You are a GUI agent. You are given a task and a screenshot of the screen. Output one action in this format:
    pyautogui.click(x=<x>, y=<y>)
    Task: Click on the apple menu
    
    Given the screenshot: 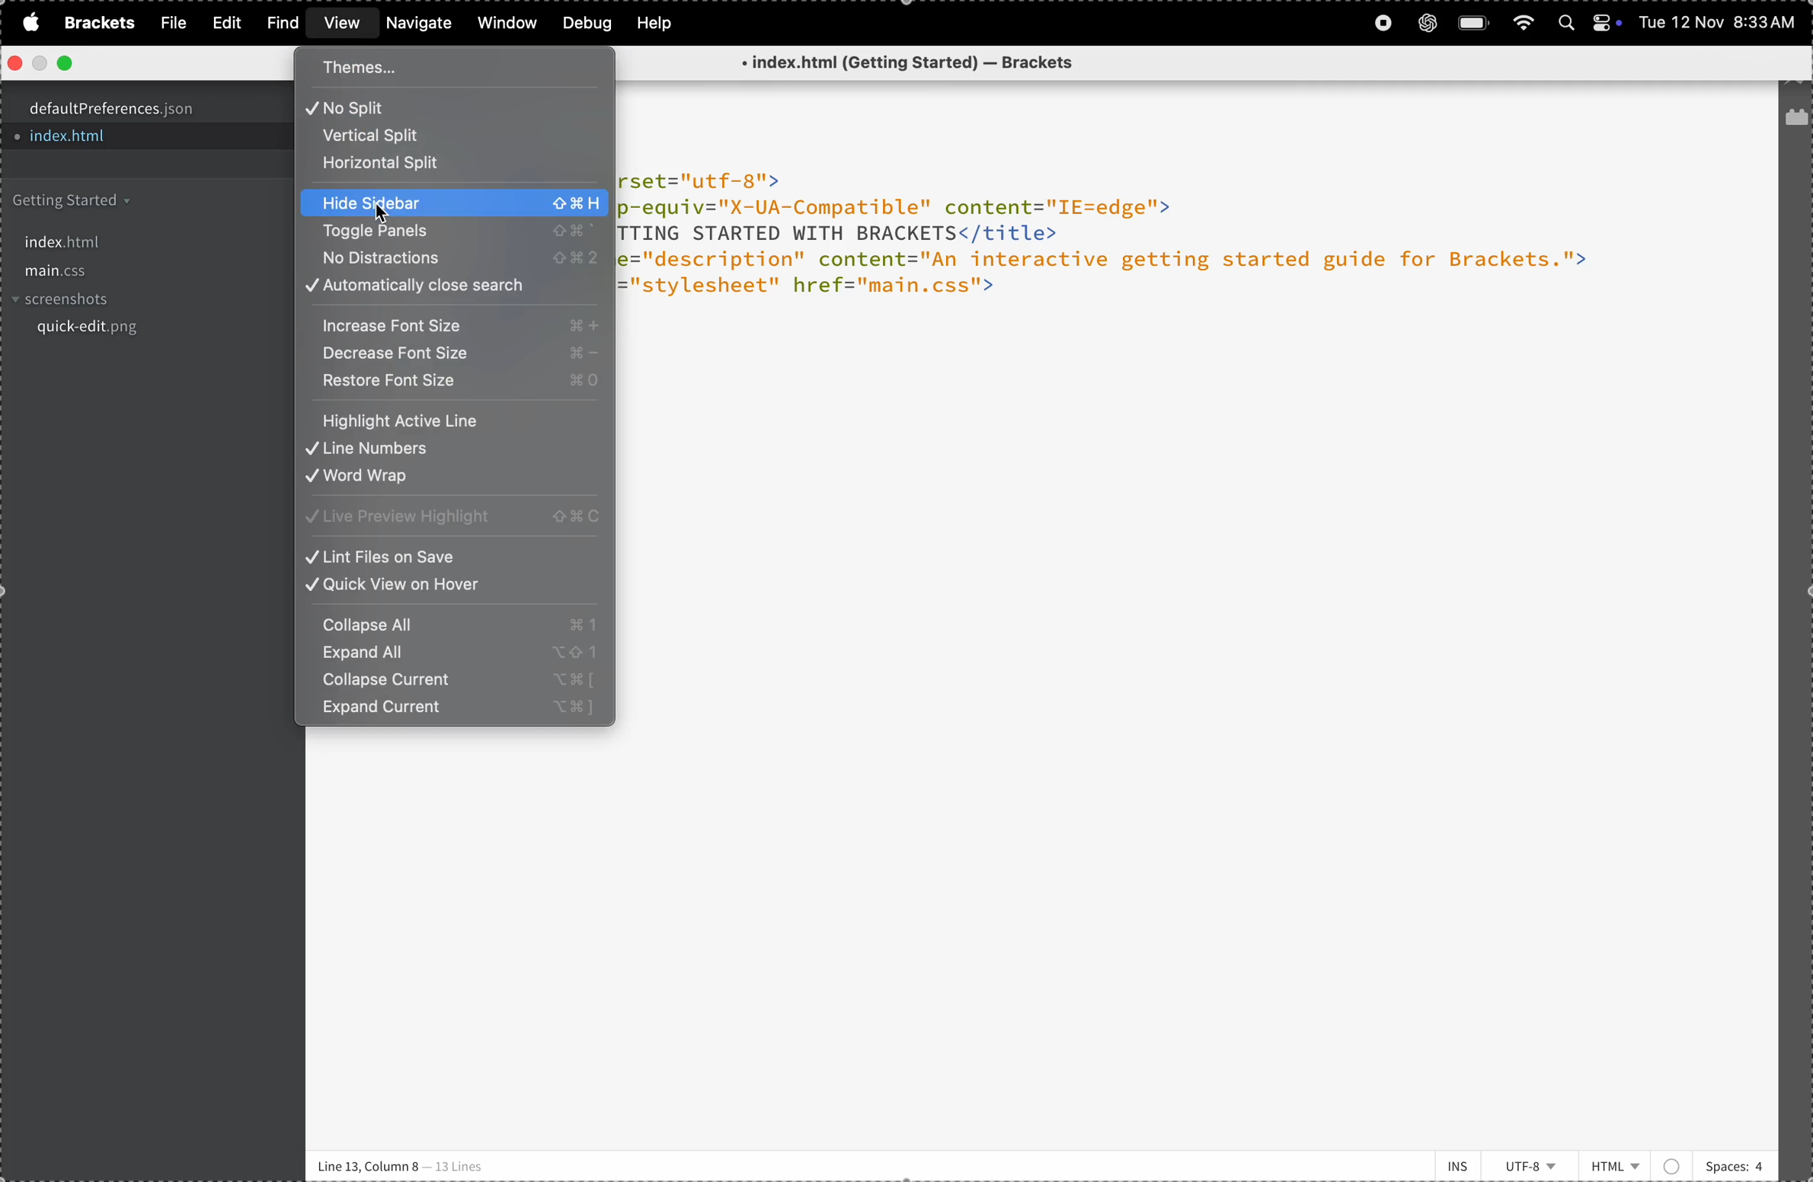 What is the action you would take?
    pyautogui.click(x=27, y=22)
    